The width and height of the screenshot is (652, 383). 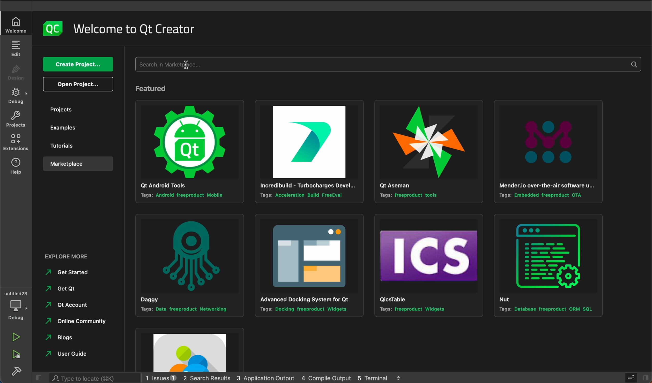 What do you see at coordinates (189, 264) in the screenshot?
I see `` at bounding box center [189, 264].